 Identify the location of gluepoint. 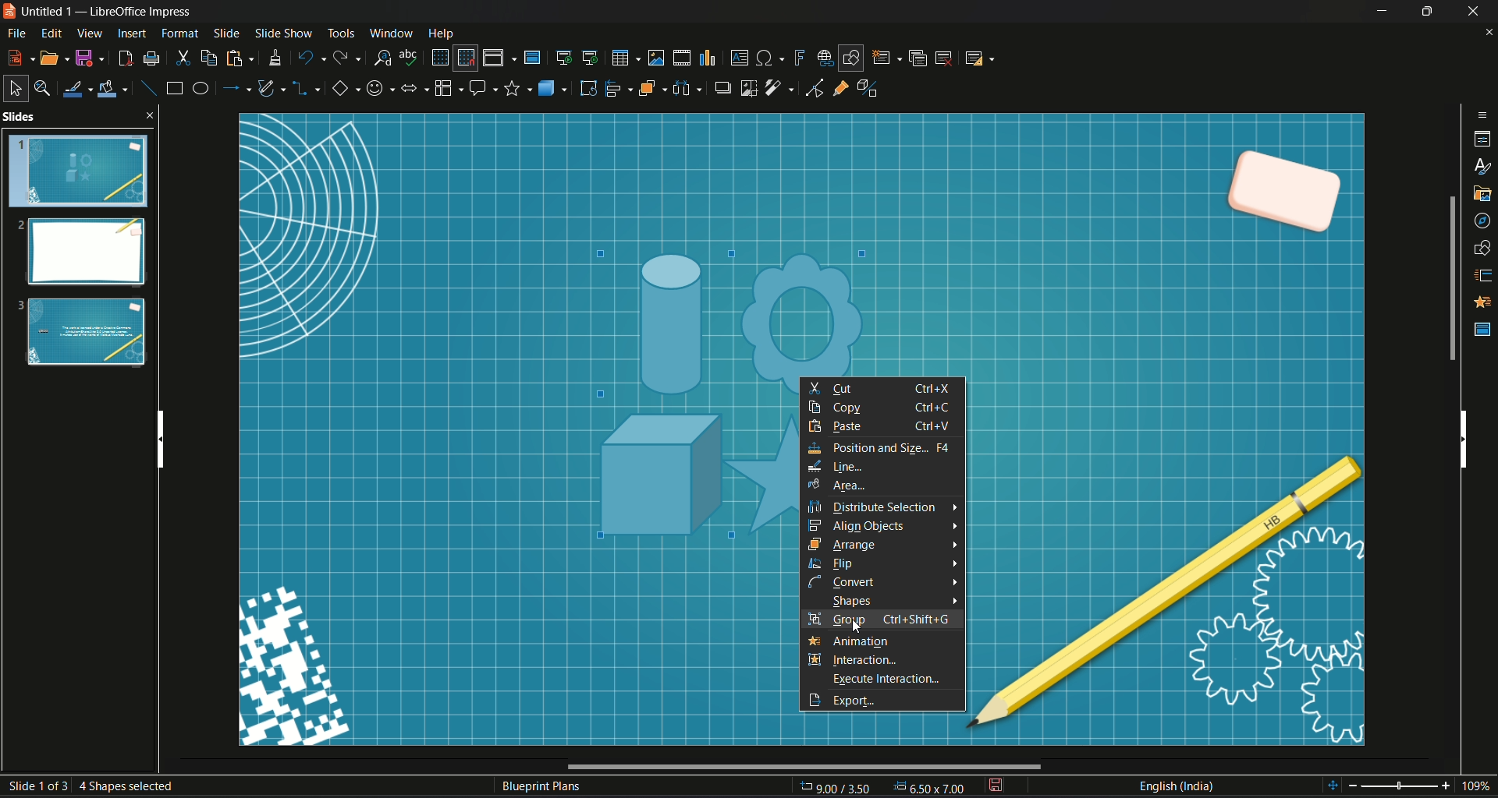
(840, 87).